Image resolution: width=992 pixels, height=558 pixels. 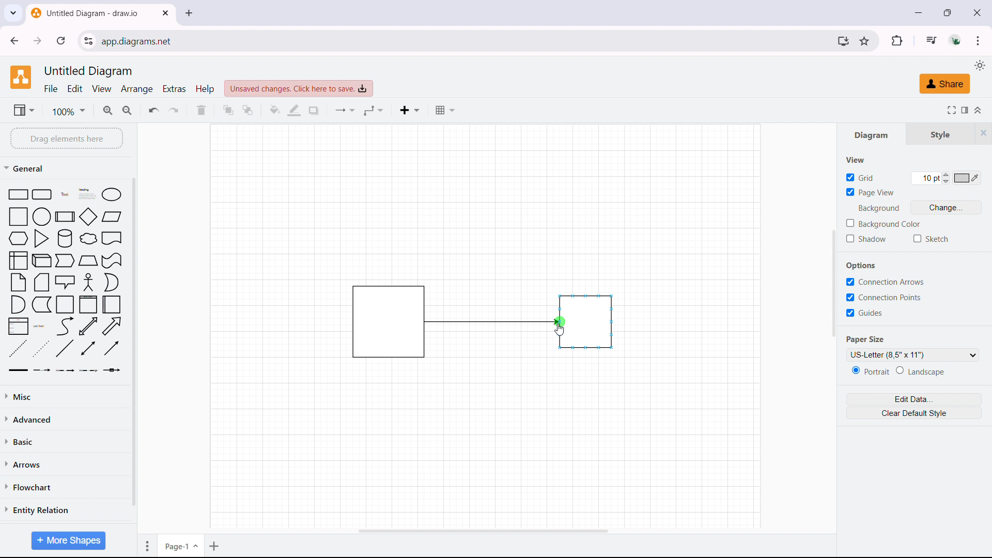 What do you see at coordinates (295, 111) in the screenshot?
I see `line color` at bounding box center [295, 111].